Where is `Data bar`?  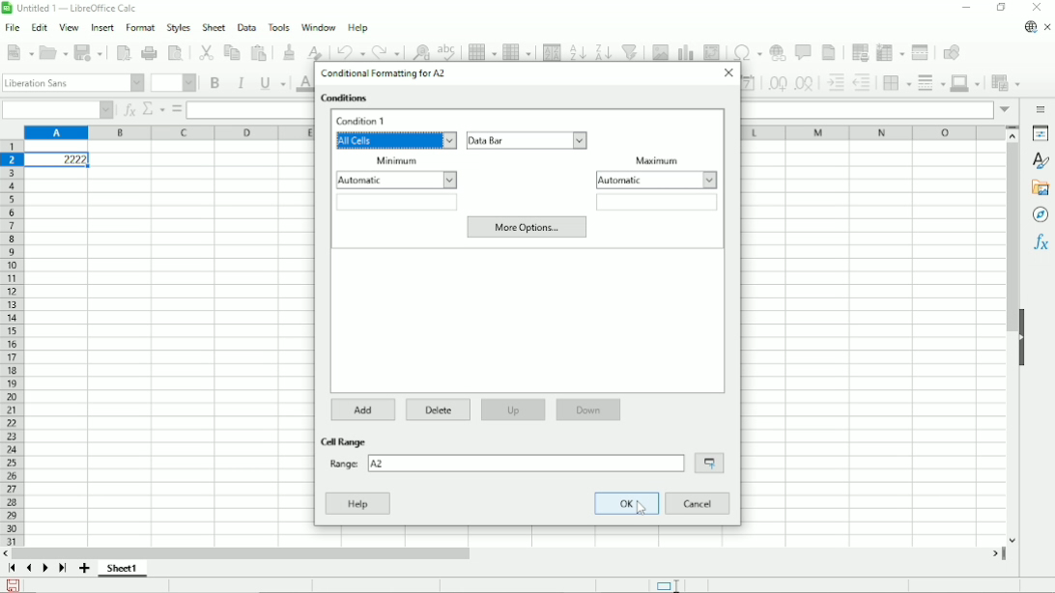 Data bar is located at coordinates (527, 140).